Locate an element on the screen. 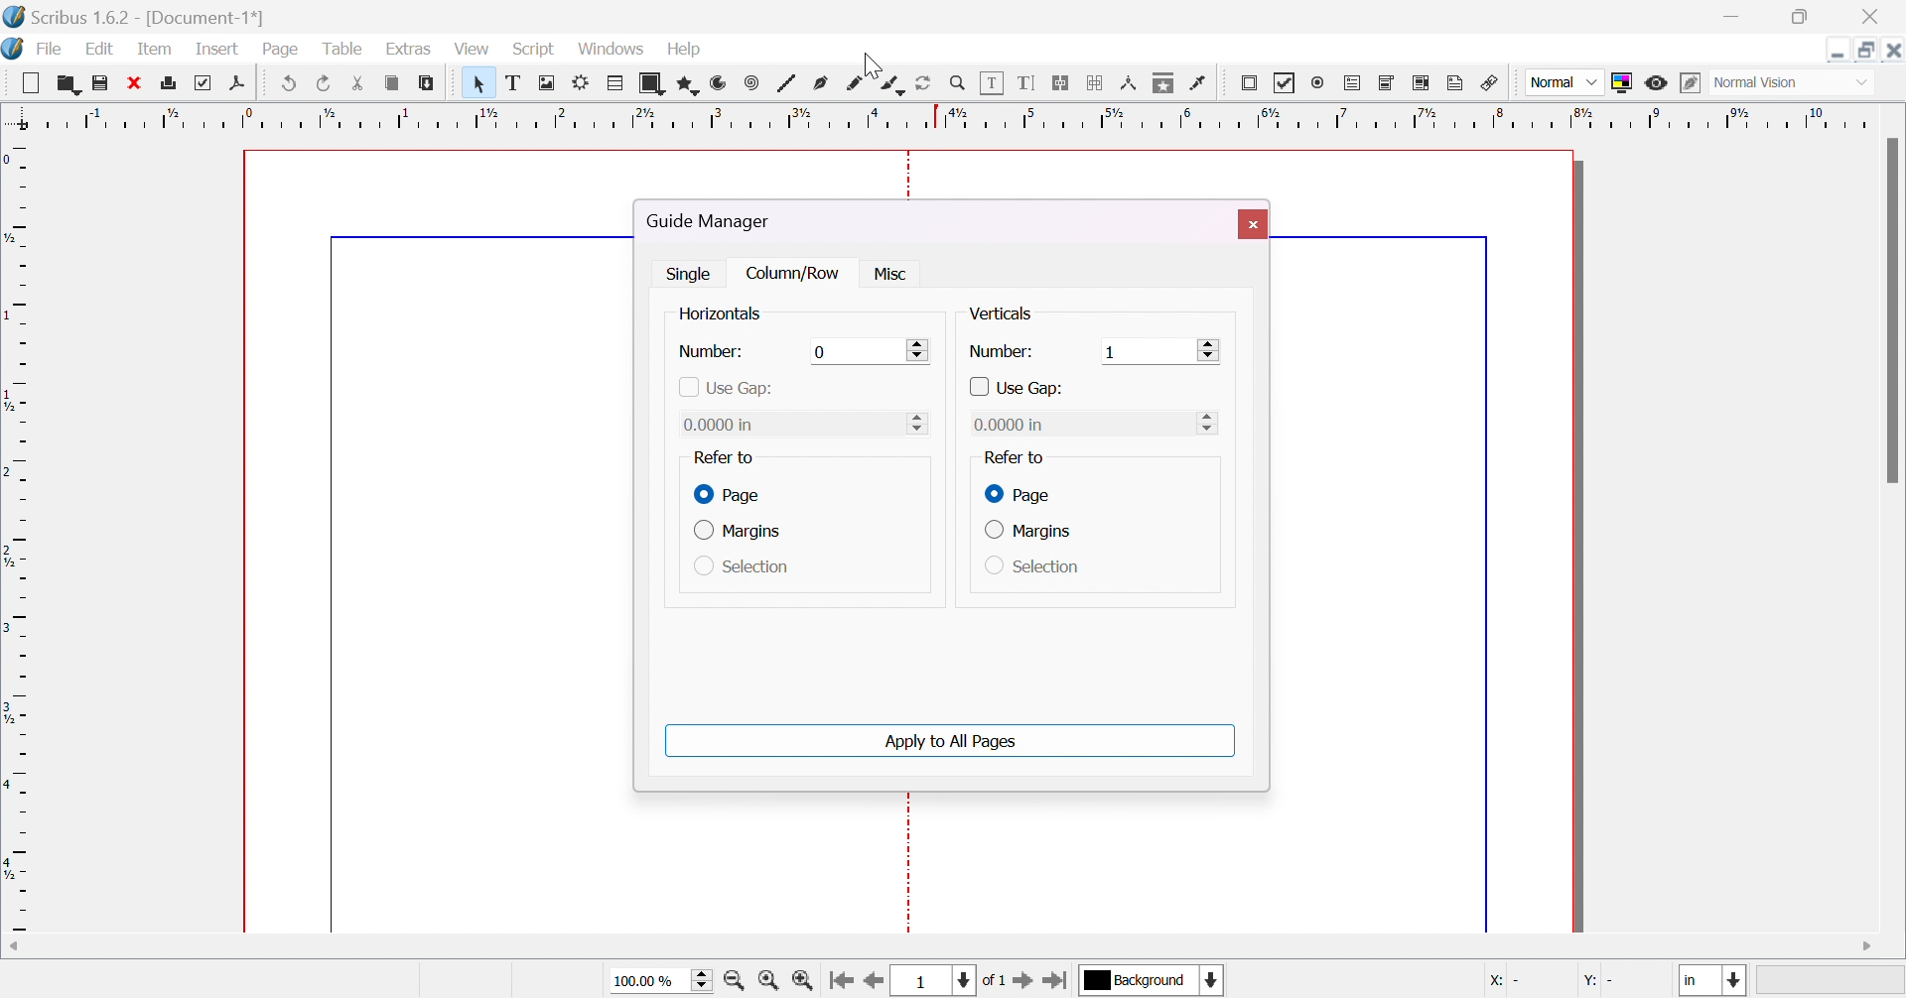 The width and height of the screenshot is (1906, 998). measurements is located at coordinates (1132, 84).